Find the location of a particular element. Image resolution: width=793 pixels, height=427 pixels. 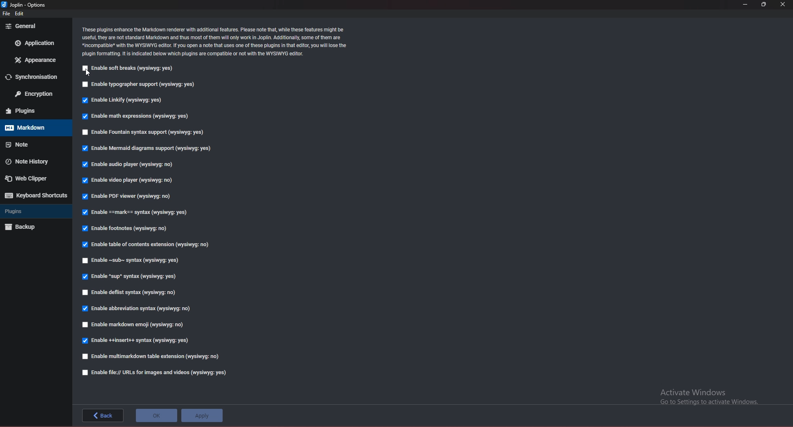

enable sup syntax is located at coordinates (131, 276).